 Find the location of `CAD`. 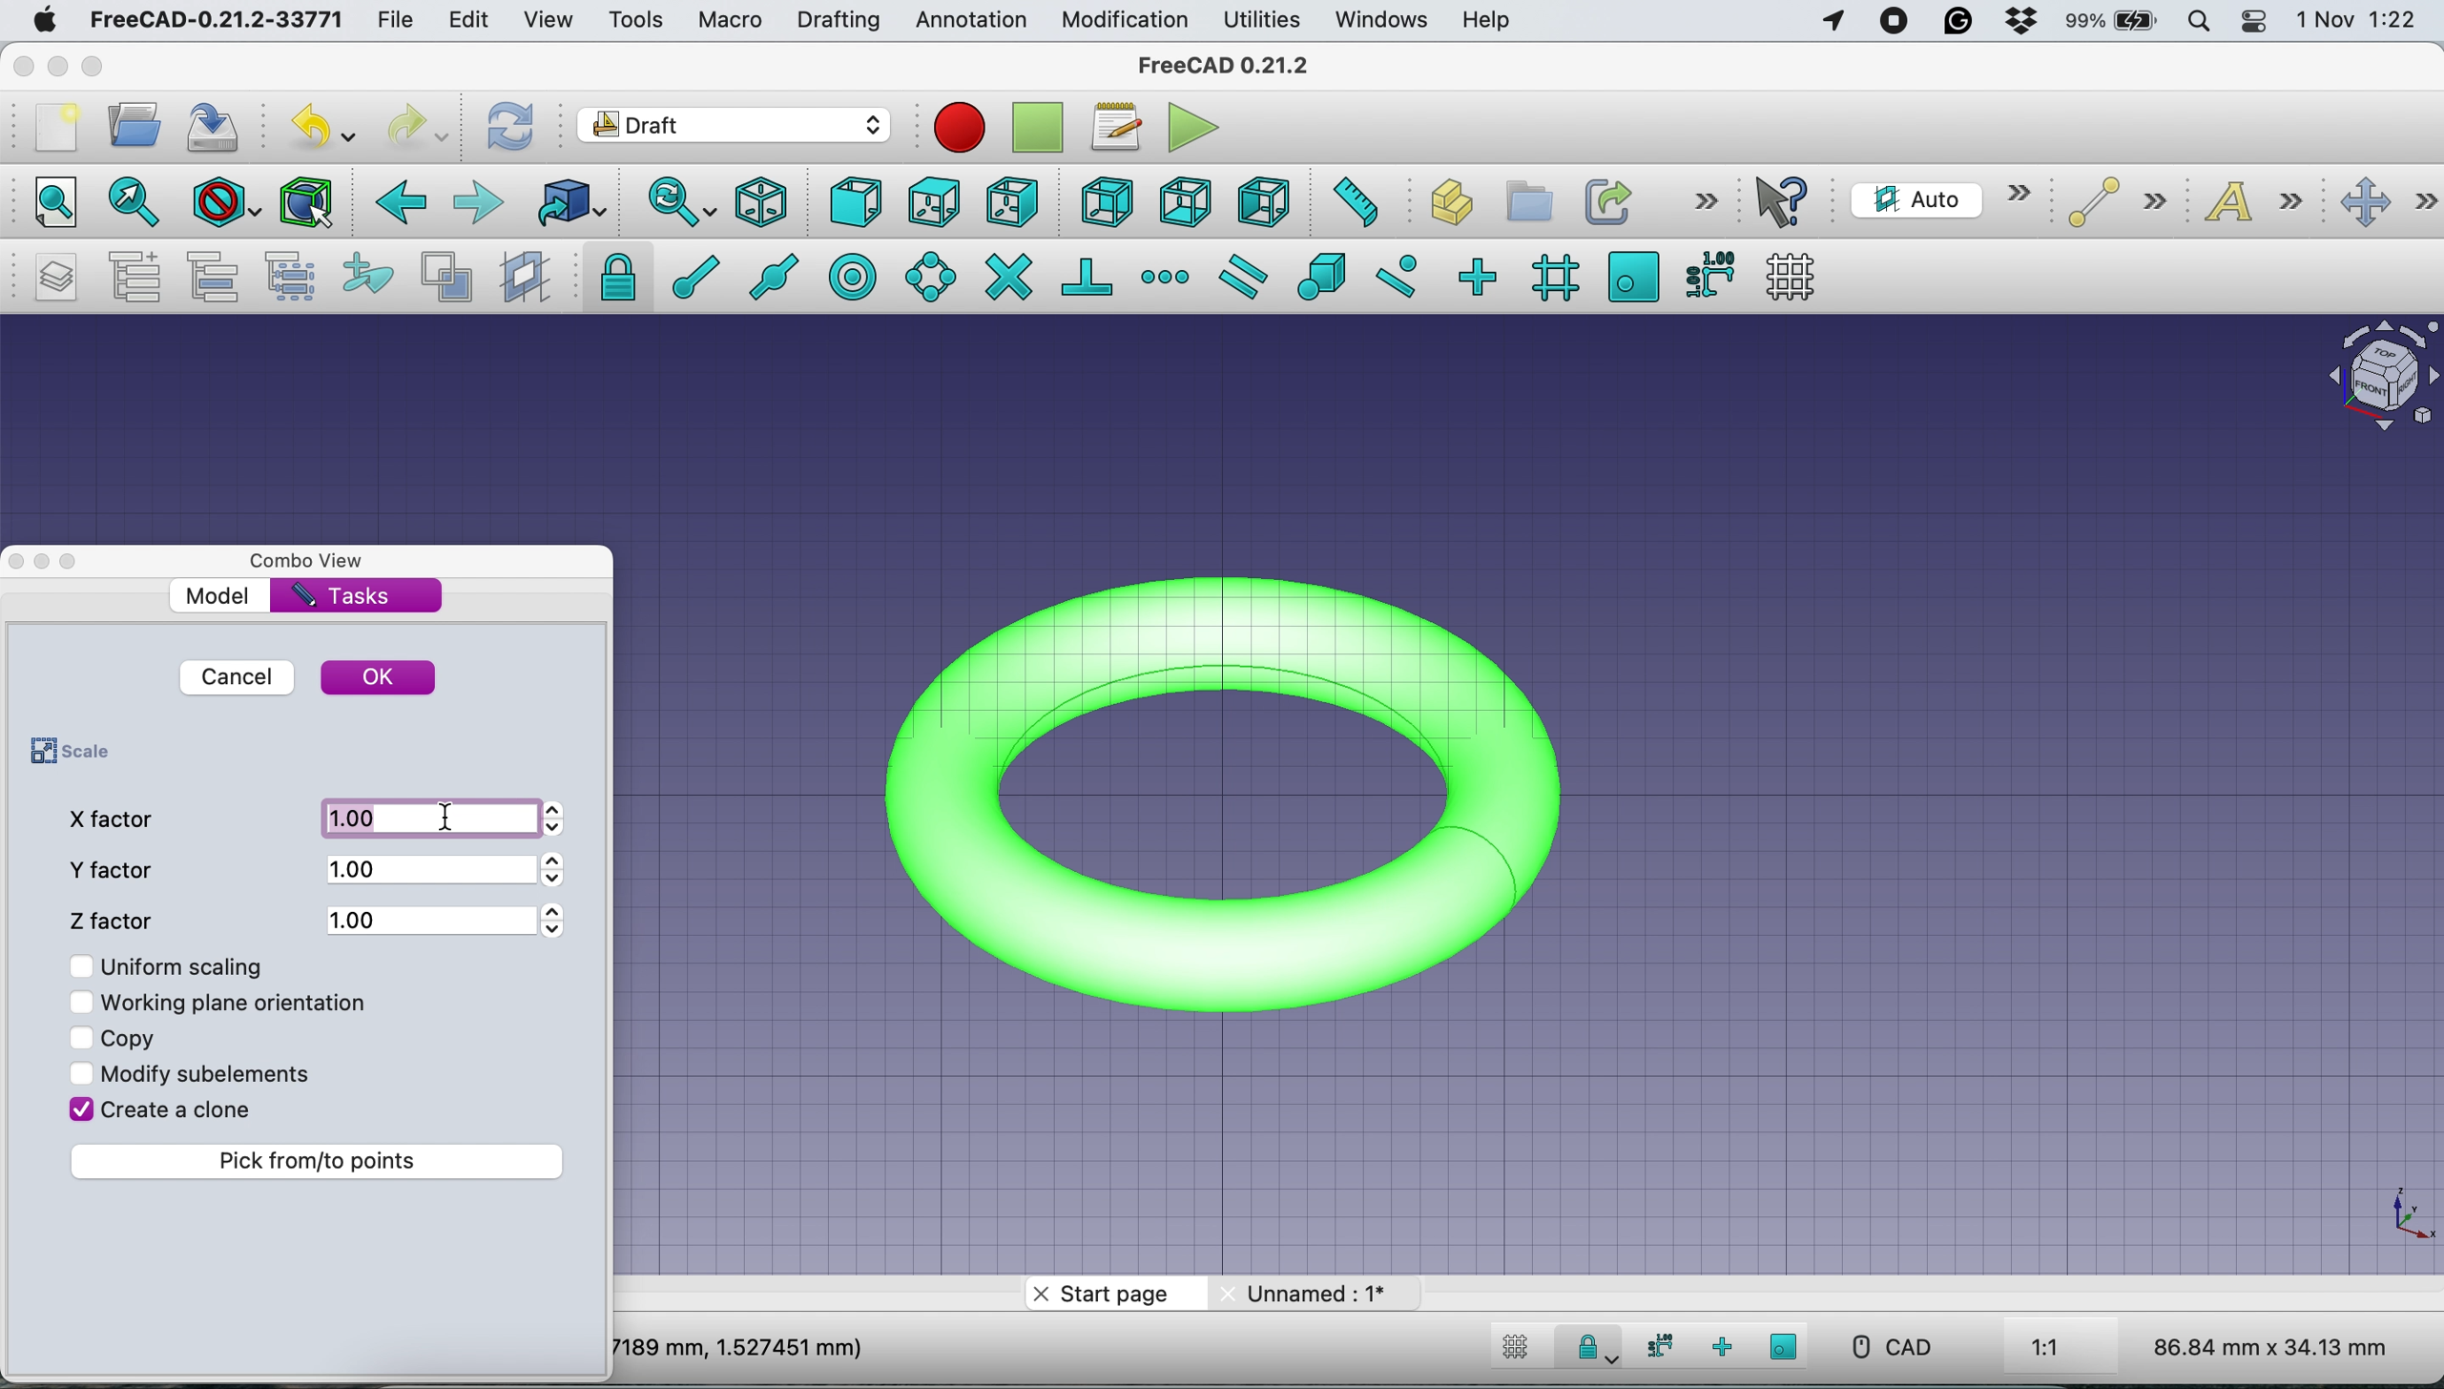

CAD is located at coordinates (1882, 1347).